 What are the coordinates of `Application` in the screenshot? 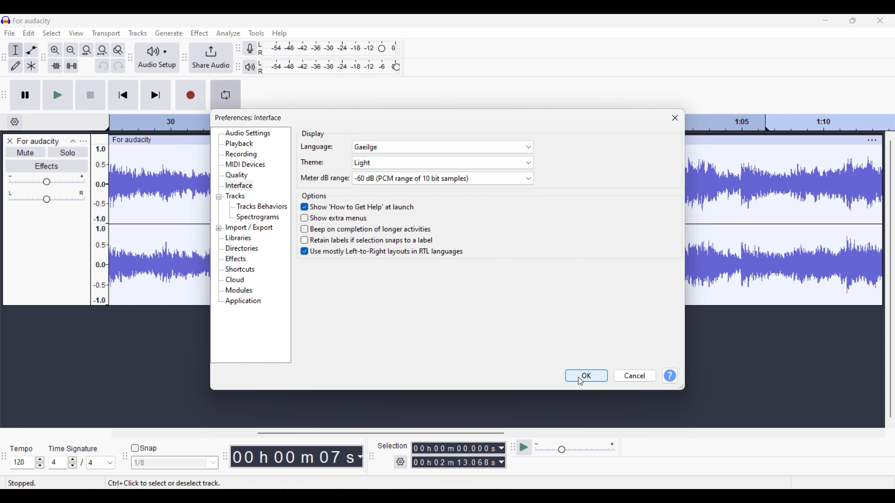 It's located at (243, 301).